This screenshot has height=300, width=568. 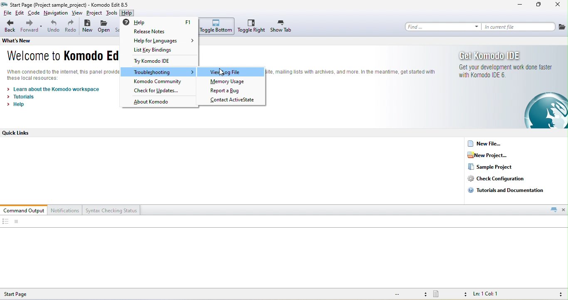 What do you see at coordinates (111, 13) in the screenshot?
I see `tools` at bounding box center [111, 13].